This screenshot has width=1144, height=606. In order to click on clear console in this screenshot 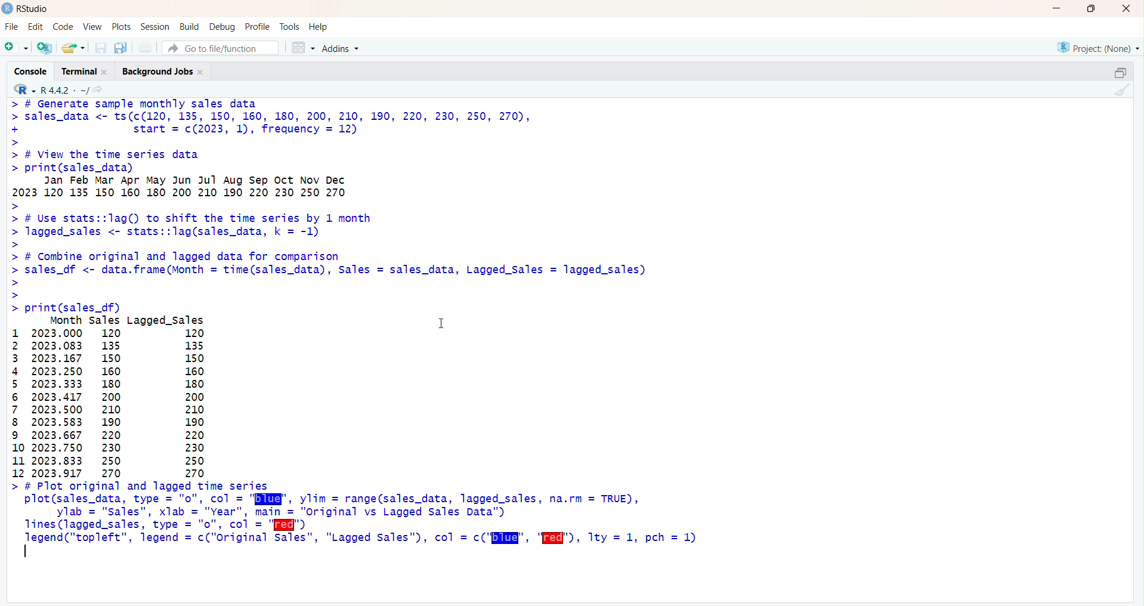, I will do `click(1121, 91)`.